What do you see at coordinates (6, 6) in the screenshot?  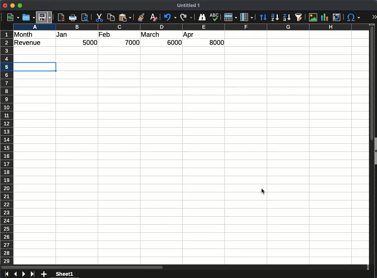 I see `close` at bounding box center [6, 6].